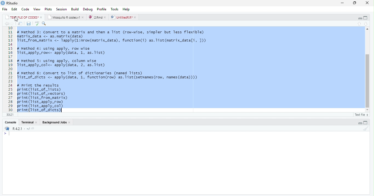  What do you see at coordinates (186, 163) in the screenshot?
I see `Console` at bounding box center [186, 163].